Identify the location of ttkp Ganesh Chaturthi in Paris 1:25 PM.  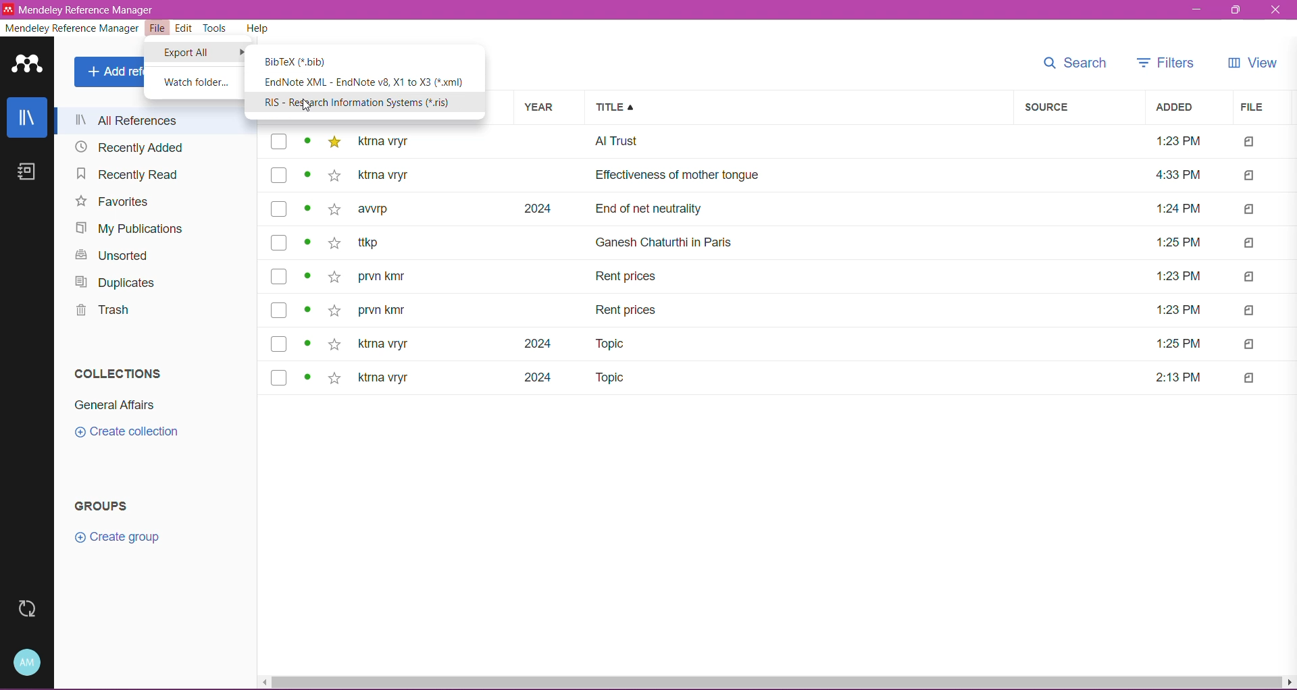
(783, 244).